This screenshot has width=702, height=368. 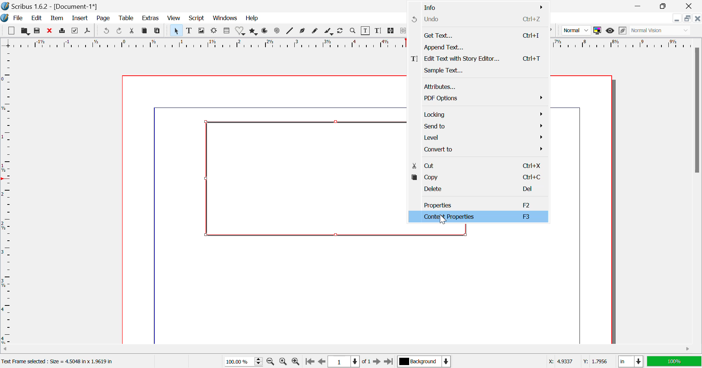 What do you see at coordinates (478, 100) in the screenshot?
I see `PDF Options` at bounding box center [478, 100].